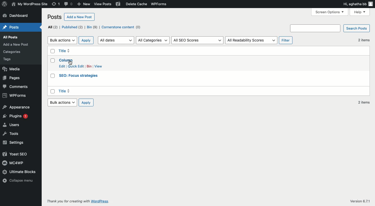 This screenshot has height=206, width=375. What do you see at coordinates (62, 66) in the screenshot?
I see `Edit` at bounding box center [62, 66].